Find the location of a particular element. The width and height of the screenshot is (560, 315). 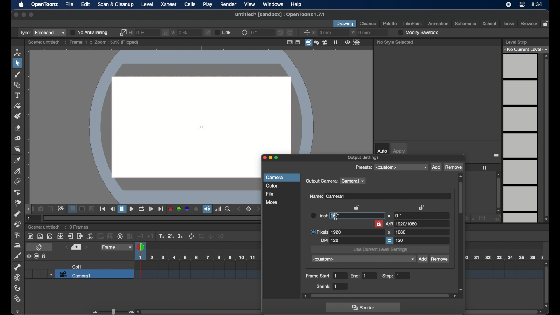

1 is located at coordinates (29, 218).